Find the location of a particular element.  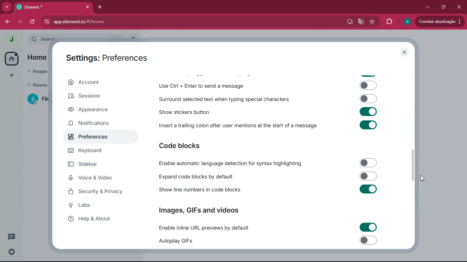

preferences is located at coordinates (92, 138).